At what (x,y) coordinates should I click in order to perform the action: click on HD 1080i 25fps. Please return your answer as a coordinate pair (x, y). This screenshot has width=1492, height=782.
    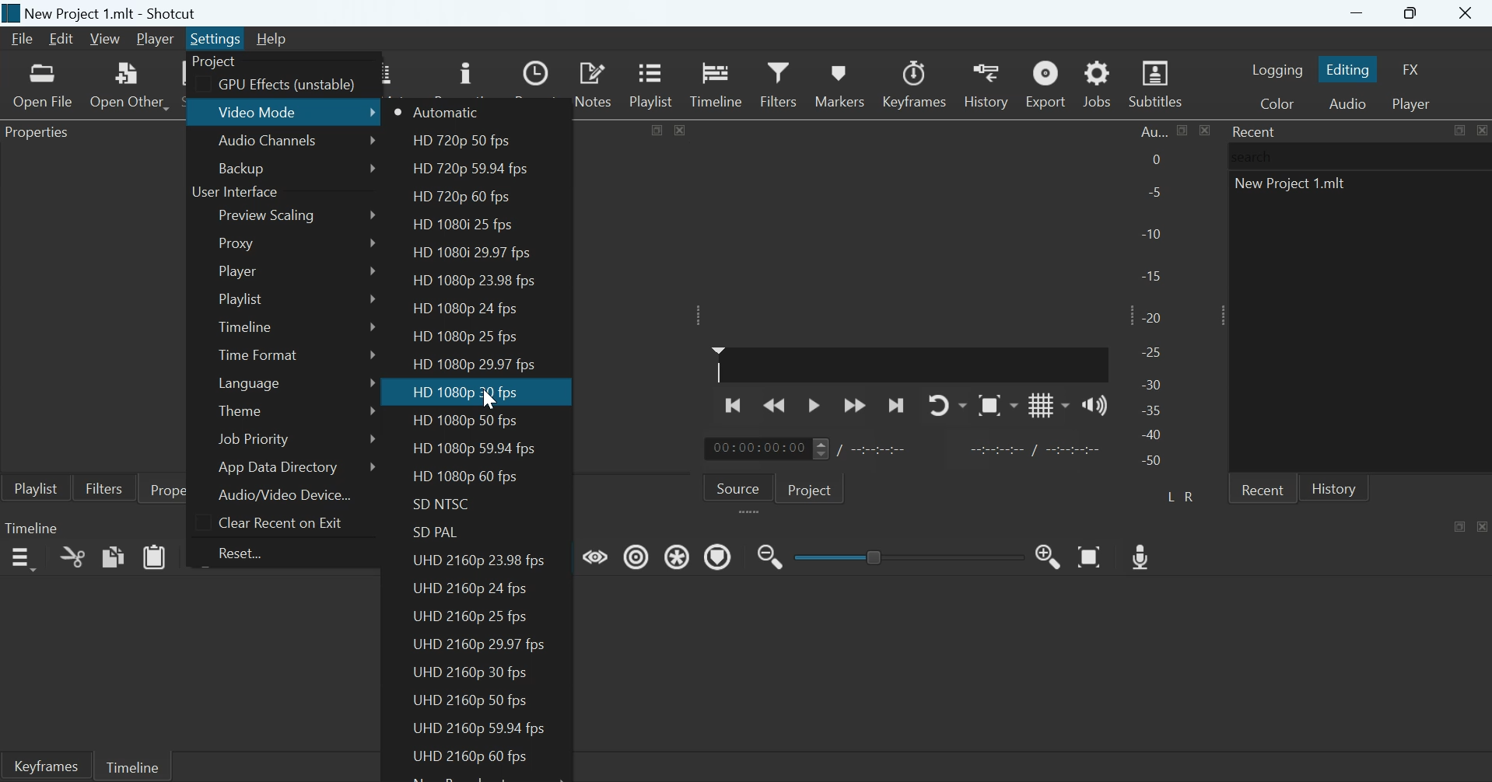
    Looking at the image, I should click on (468, 225).